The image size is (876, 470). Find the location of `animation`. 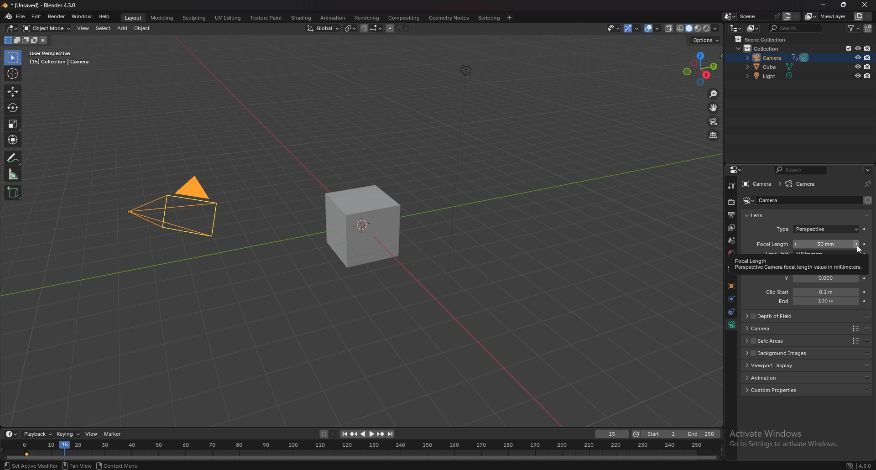

animation is located at coordinates (781, 376).